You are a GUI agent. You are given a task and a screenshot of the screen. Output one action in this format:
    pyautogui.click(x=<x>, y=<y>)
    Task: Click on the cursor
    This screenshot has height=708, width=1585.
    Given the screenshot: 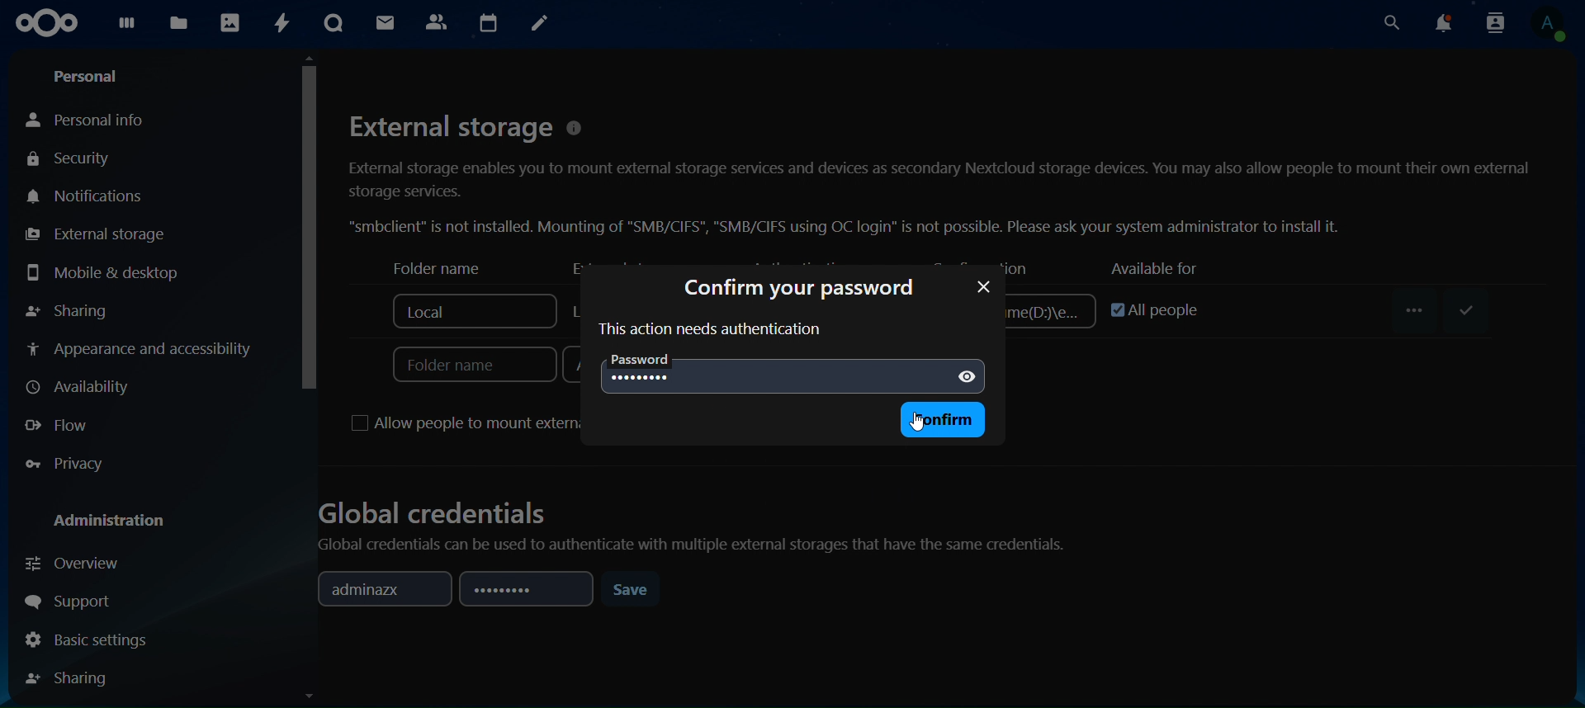 What is the action you would take?
    pyautogui.click(x=308, y=223)
    